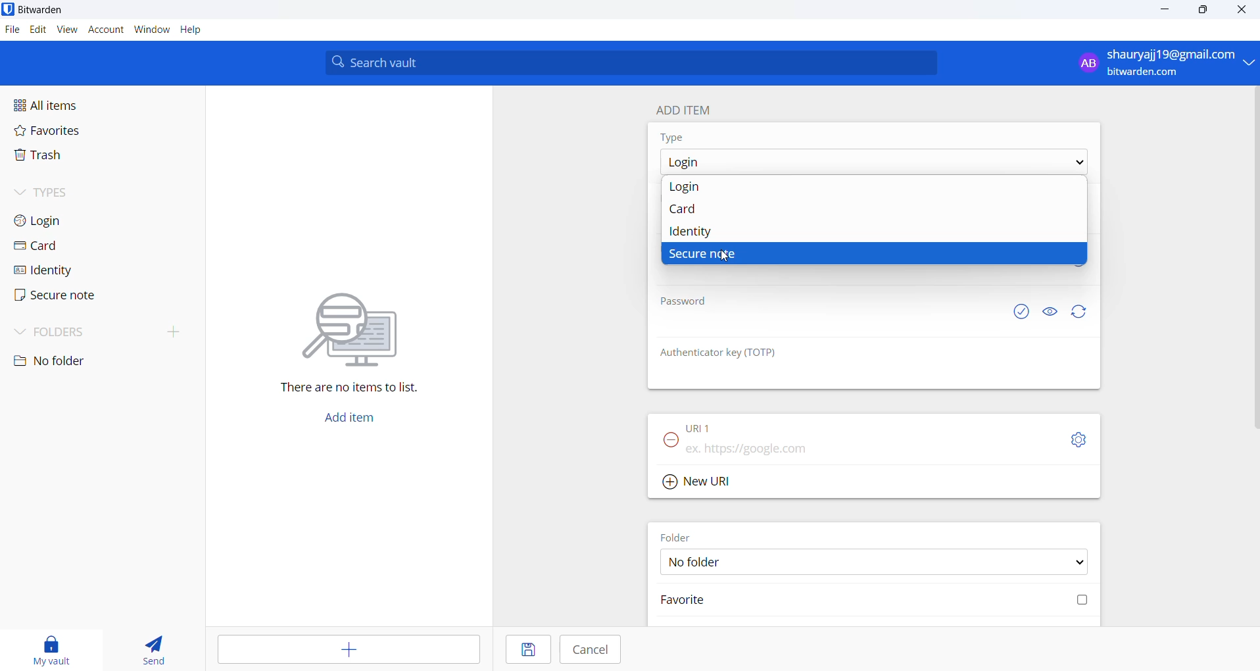 The height and width of the screenshot is (671, 1260). Describe the element at coordinates (1252, 259) in the screenshot. I see `scrollbar` at that location.